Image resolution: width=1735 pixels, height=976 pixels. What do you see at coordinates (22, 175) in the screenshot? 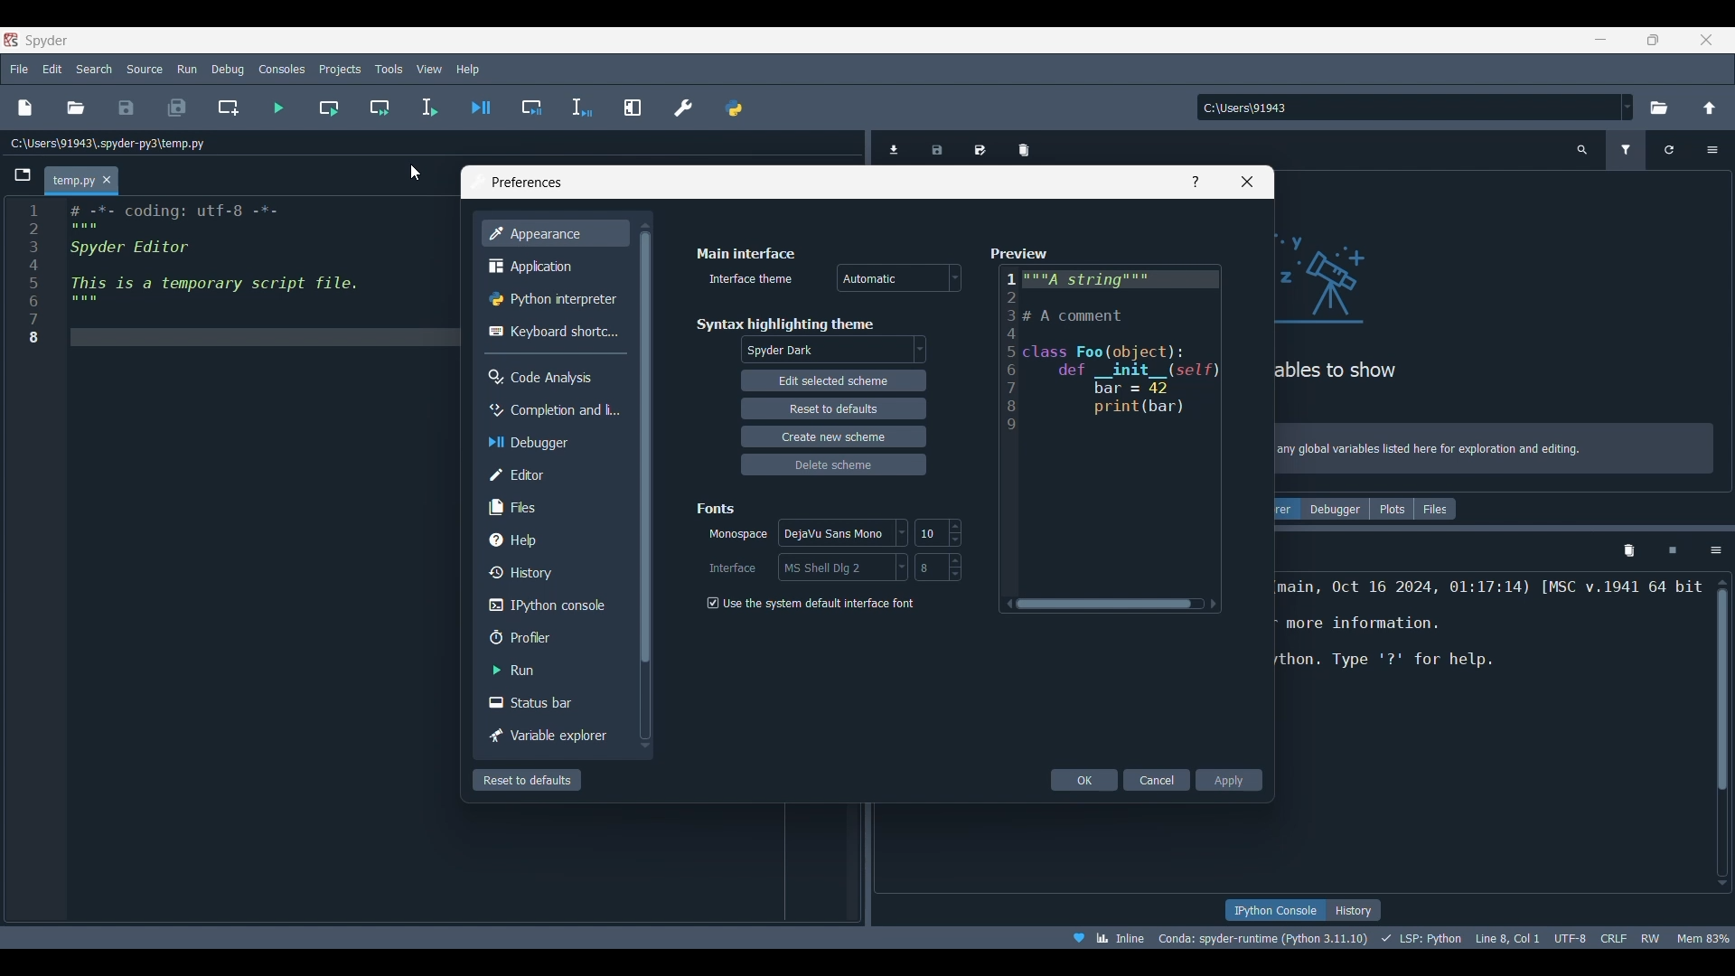
I see `Browse tabs` at bounding box center [22, 175].